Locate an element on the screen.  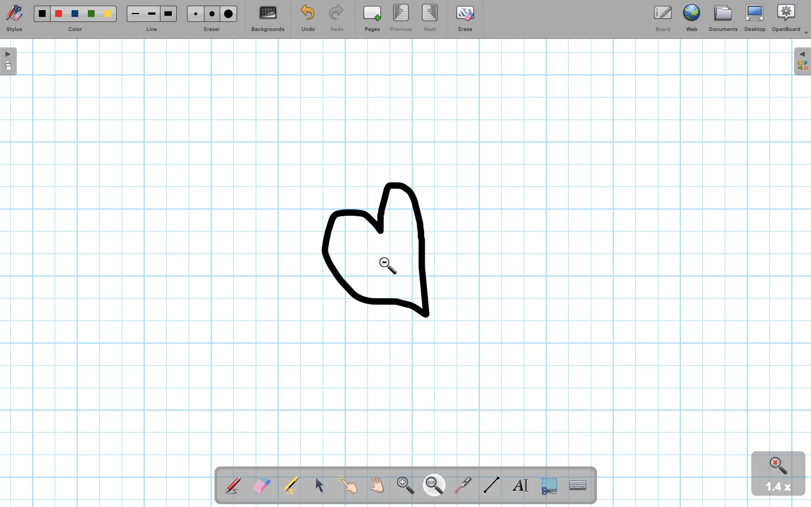
Pointer is located at coordinates (349, 485).